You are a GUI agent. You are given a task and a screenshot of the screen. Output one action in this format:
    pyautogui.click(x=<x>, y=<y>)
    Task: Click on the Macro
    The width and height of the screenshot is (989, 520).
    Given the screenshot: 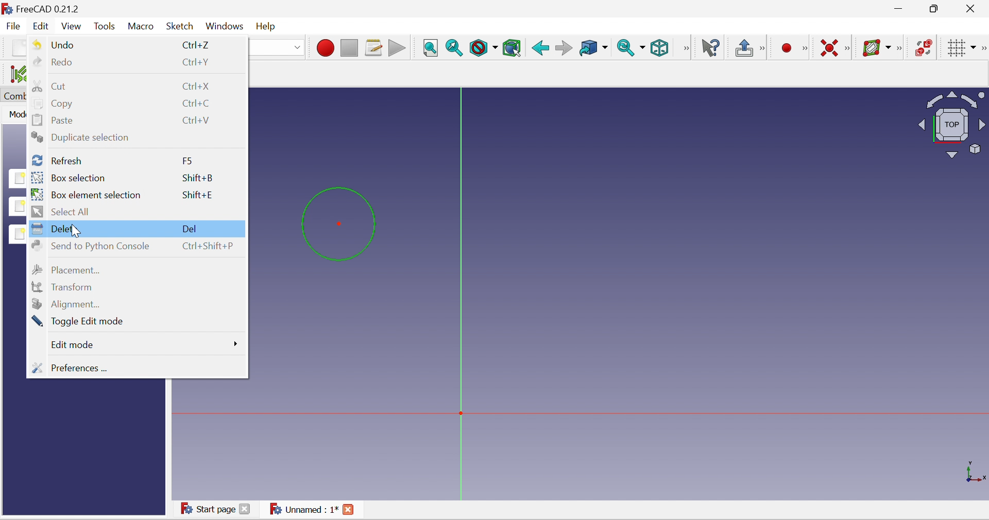 What is the action you would take?
    pyautogui.click(x=141, y=27)
    